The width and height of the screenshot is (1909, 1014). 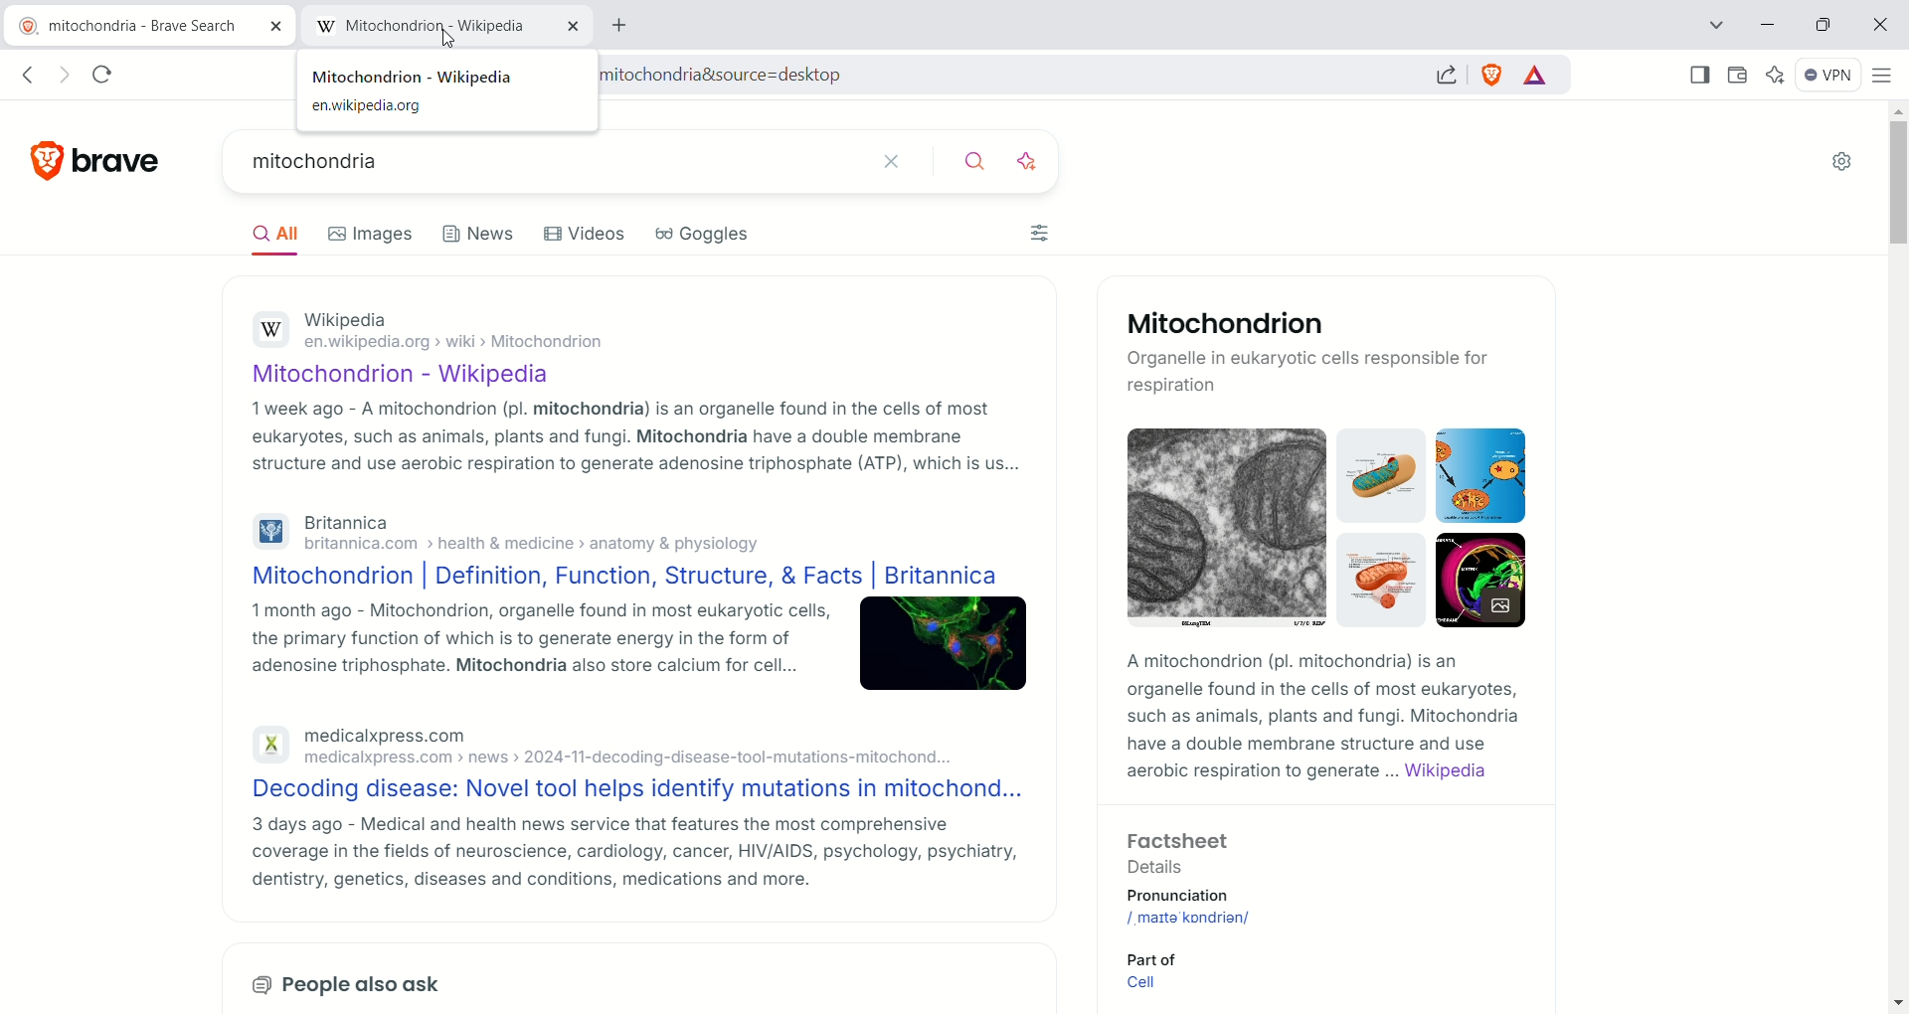 I want to click on mitochondrion, so click(x=1187, y=919).